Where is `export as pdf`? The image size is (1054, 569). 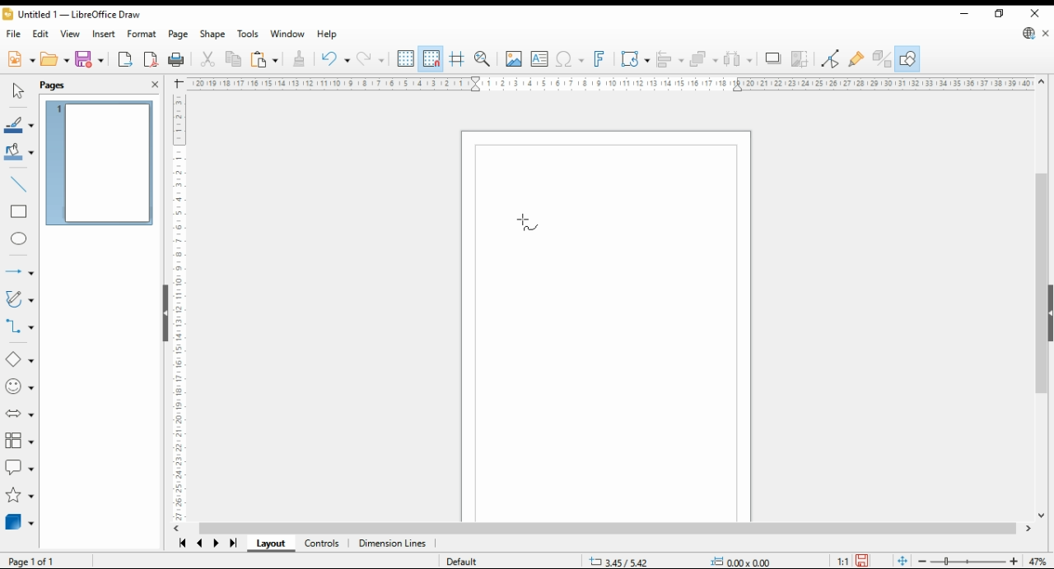
export as pdf is located at coordinates (151, 60).